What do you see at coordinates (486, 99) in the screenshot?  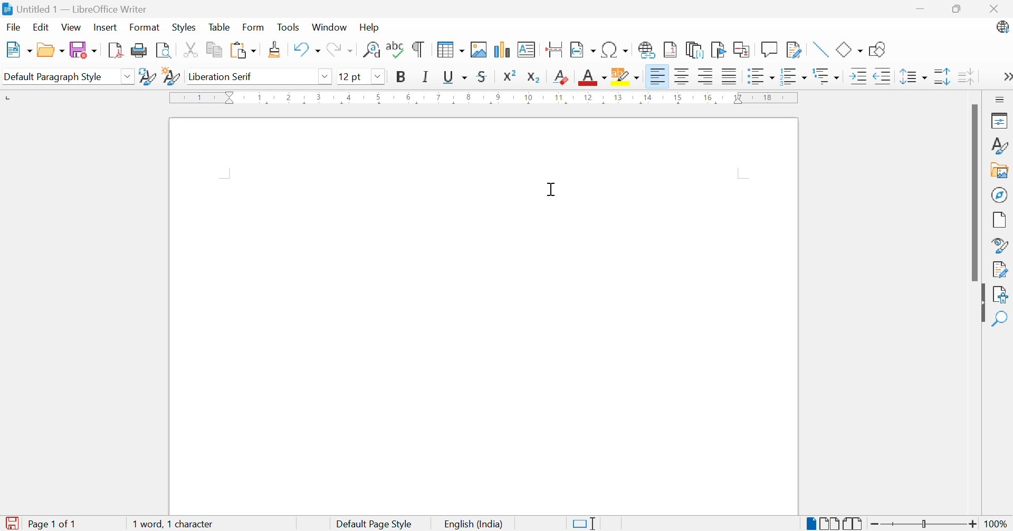 I see `Ruler` at bounding box center [486, 99].